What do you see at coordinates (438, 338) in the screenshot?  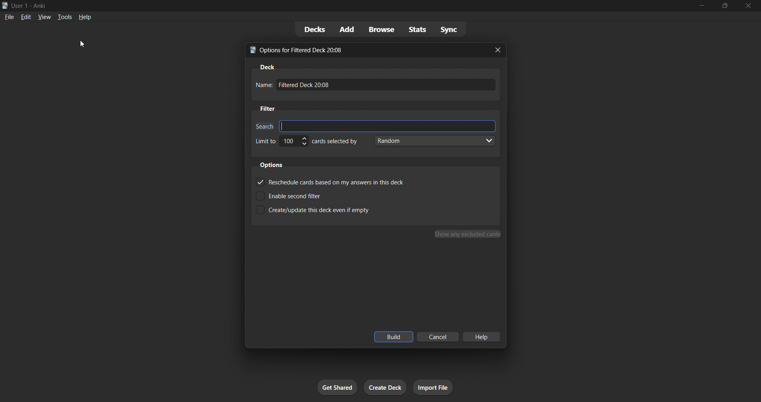 I see `cancel` at bounding box center [438, 338].